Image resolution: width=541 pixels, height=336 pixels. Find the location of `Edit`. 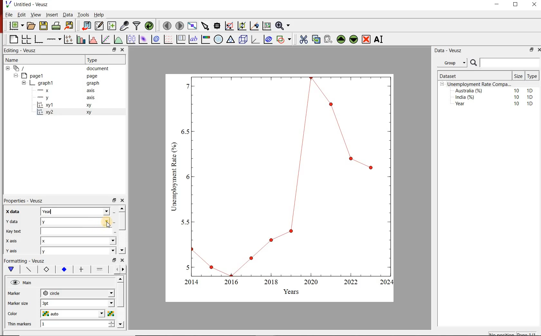

Edit is located at coordinates (21, 14).